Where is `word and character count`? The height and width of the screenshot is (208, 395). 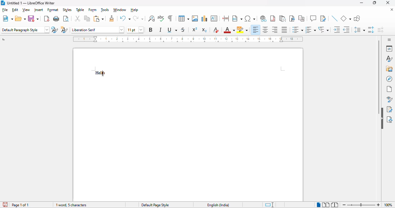 word and character count is located at coordinates (71, 205).